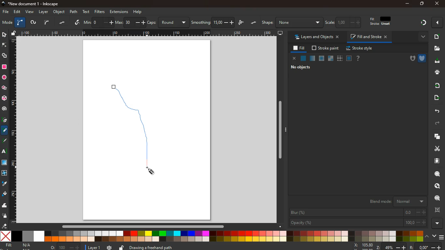 The height and width of the screenshot is (250, 445). What do you see at coordinates (438, 223) in the screenshot?
I see `more` at bounding box center [438, 223].